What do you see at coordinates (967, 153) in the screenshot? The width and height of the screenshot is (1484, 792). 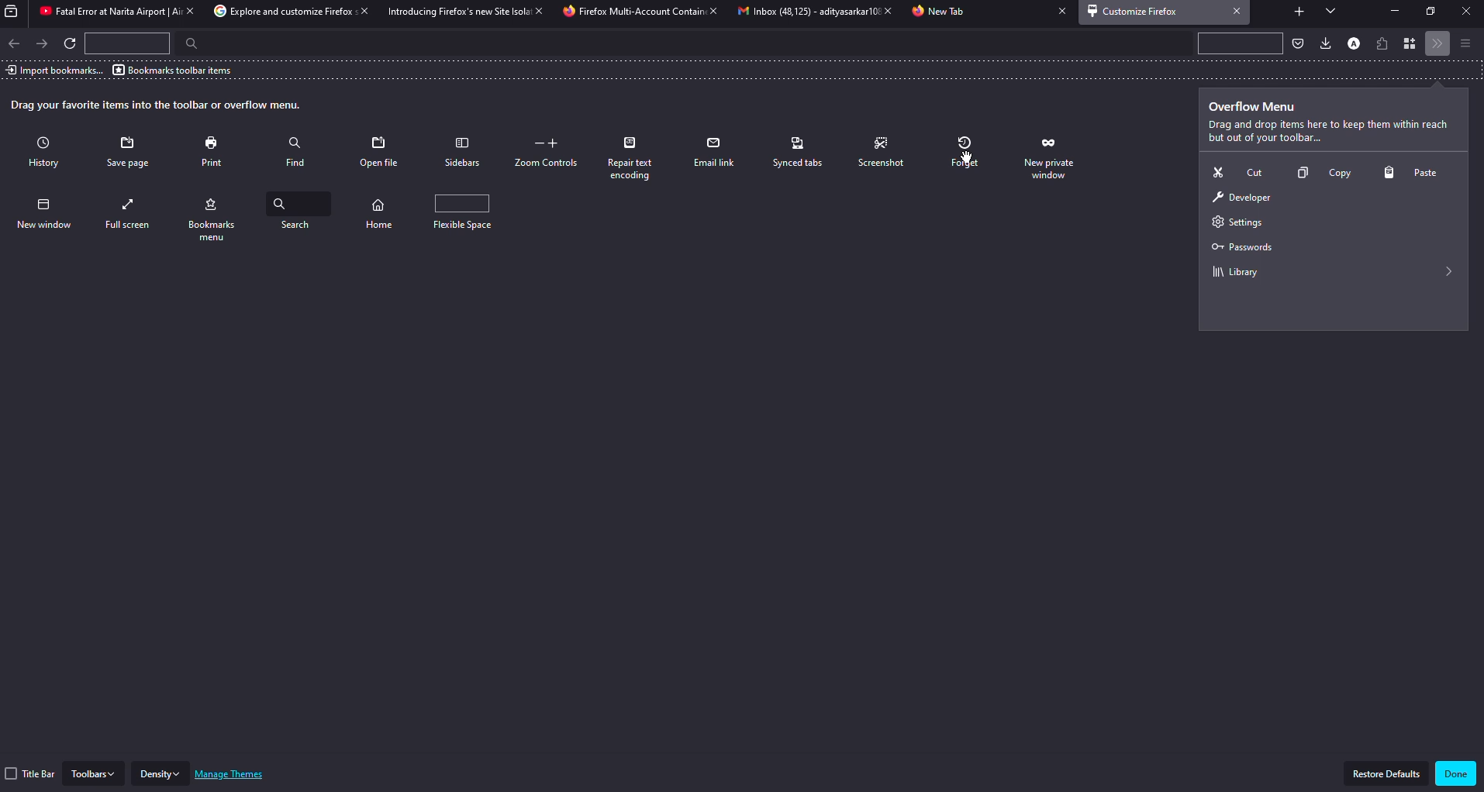 I see `forget` at bounding box center [967, 153].